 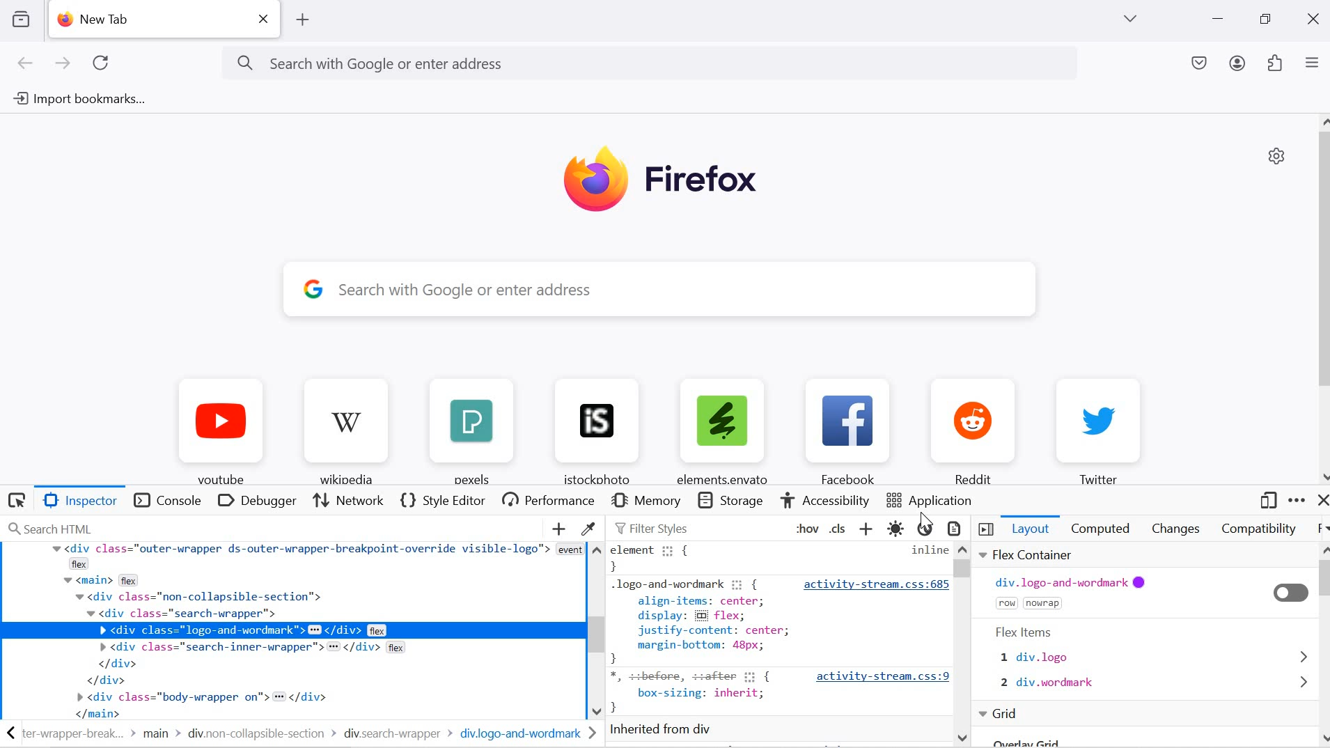 I want to click on activity-stream.css:685, so click(x=877, y=586).